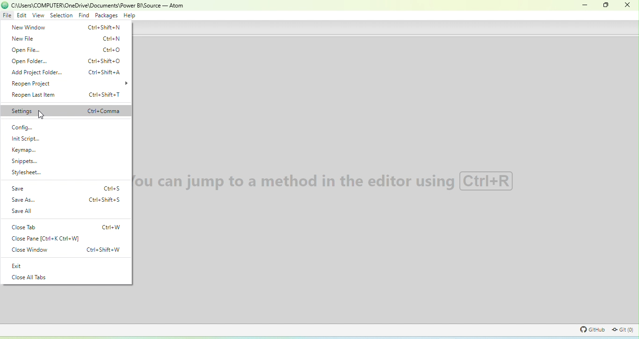  What do you see at coordinates (585, 5) in the screenshot?
I see `minimize` at bounding box center [585, 5].